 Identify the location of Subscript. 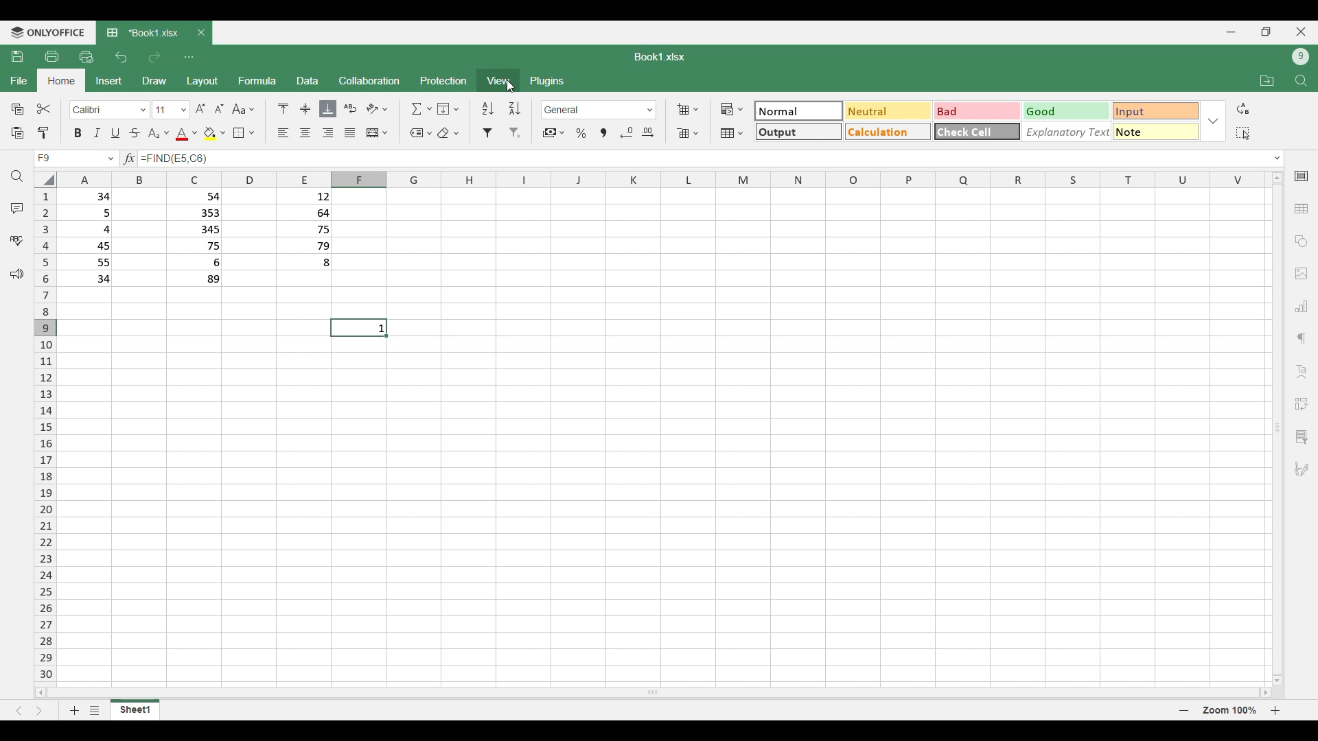
(159, 134).